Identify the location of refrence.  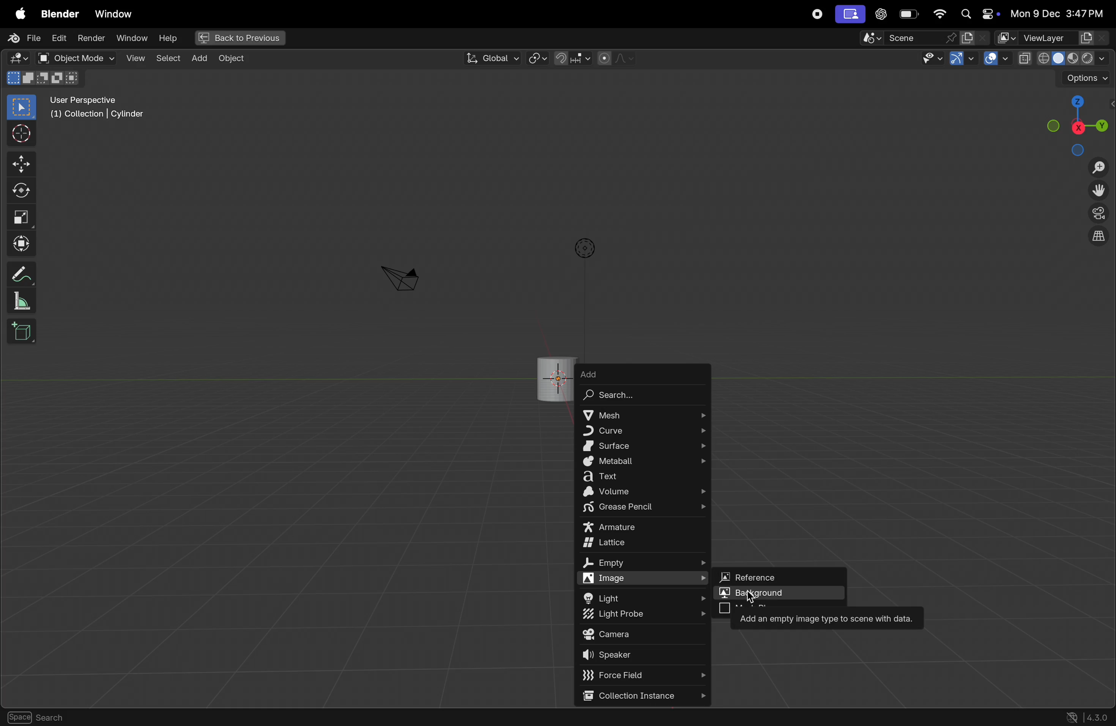
(782, 575).